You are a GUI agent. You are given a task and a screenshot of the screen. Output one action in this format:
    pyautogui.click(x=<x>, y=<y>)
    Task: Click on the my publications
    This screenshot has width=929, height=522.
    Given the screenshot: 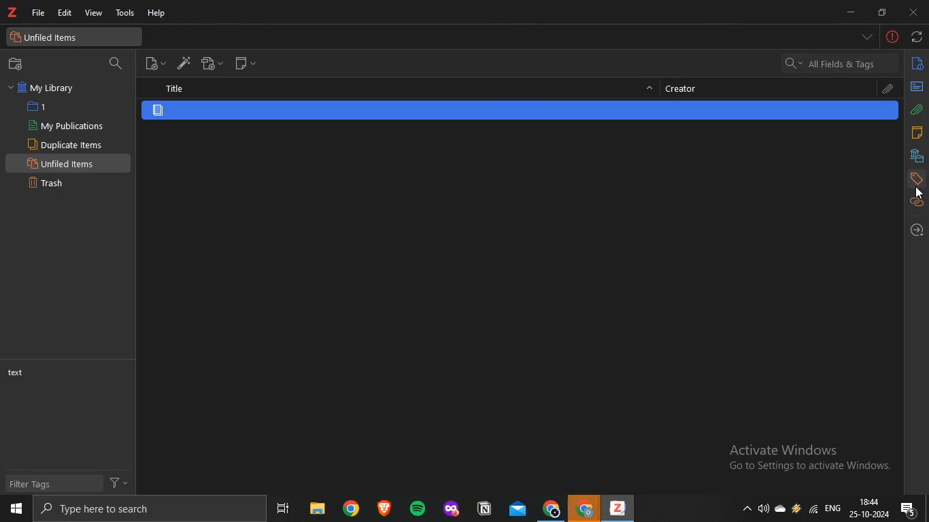 What is the action you would take?
    pyautogui.click(x=65, y=124)
    